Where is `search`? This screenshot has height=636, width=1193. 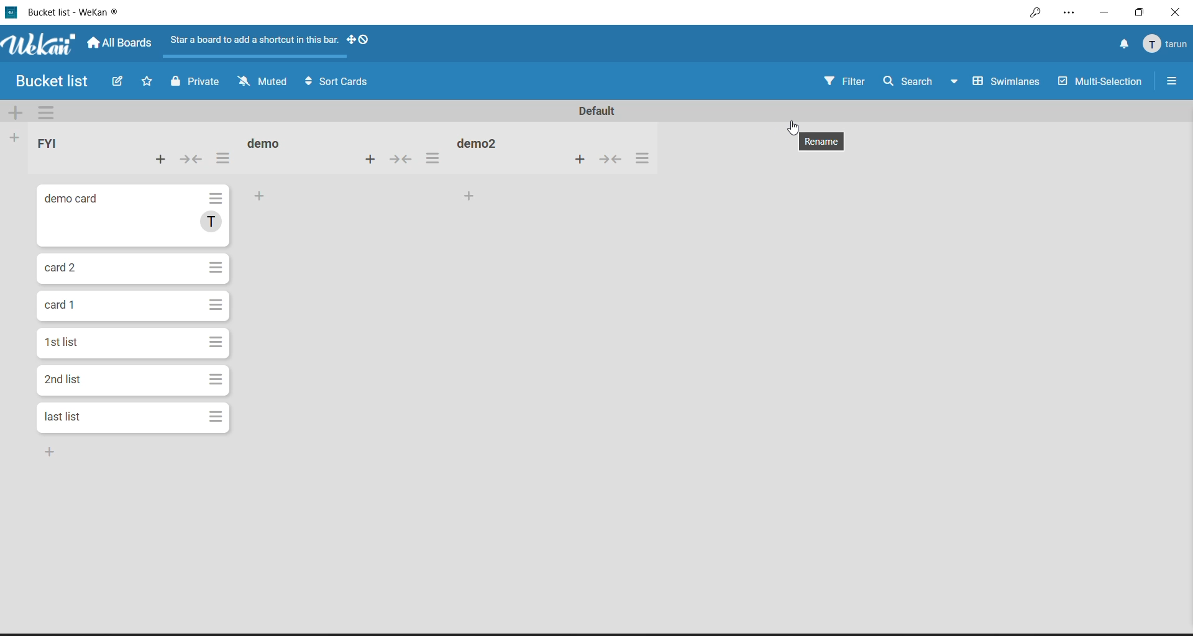 search is located at coordinates (909, 83).